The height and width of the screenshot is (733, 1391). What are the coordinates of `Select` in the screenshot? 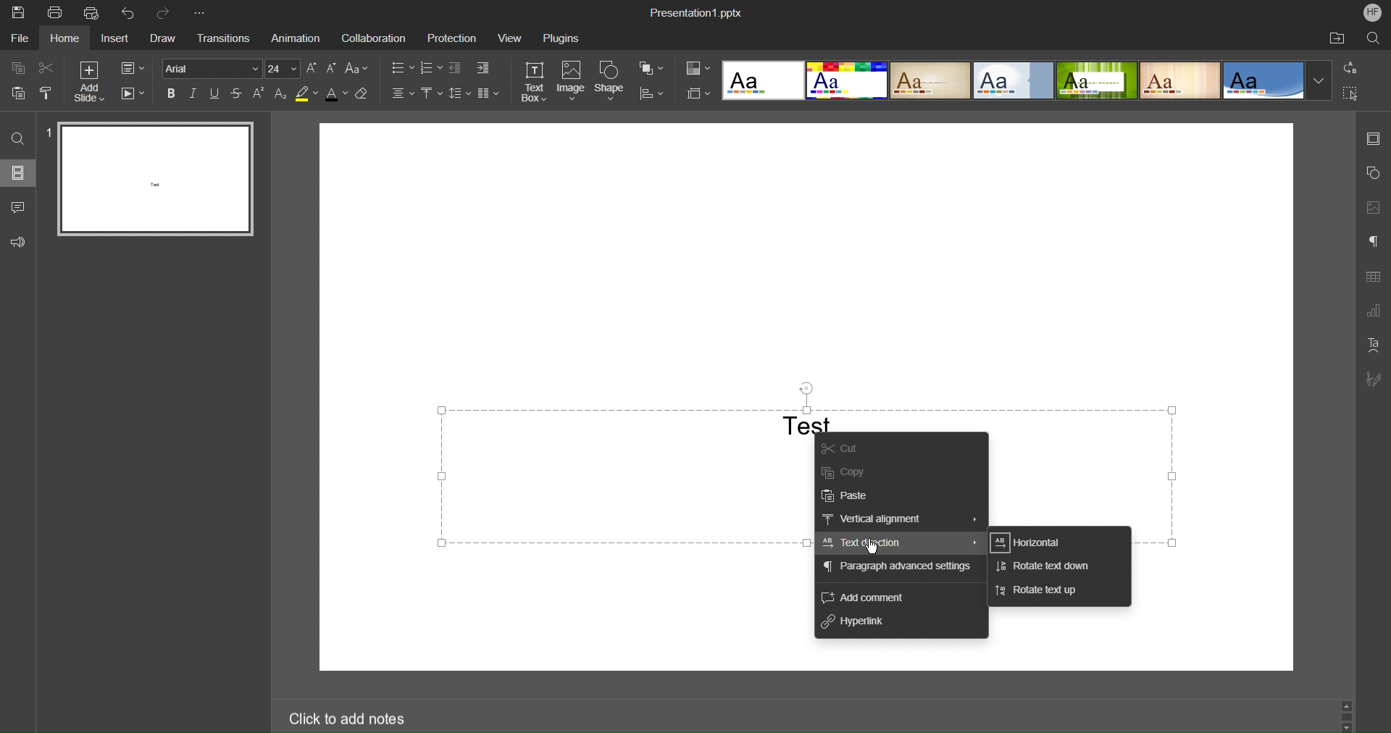 It's located at (1351, 93).